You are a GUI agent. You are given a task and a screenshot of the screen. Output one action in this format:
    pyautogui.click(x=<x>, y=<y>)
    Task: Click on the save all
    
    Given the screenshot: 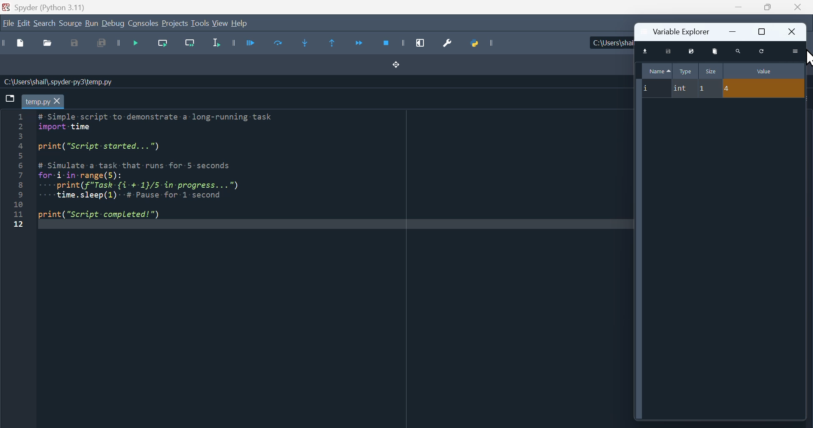 What is the action you would take?
    pyautogui.click(x=102, y=46)
    